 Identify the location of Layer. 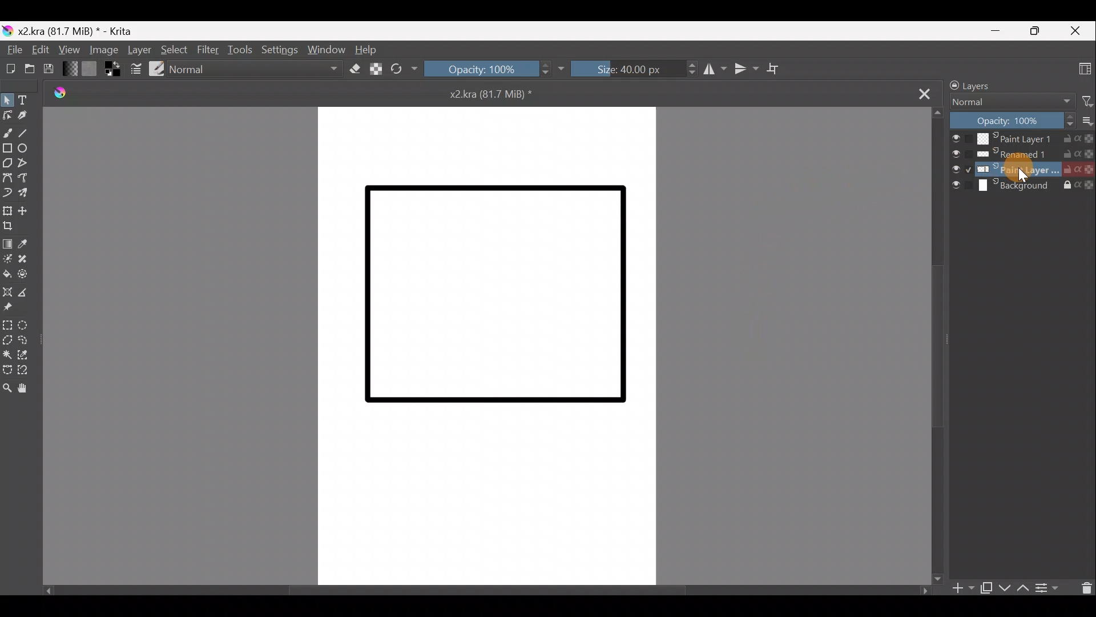
(138, 49).